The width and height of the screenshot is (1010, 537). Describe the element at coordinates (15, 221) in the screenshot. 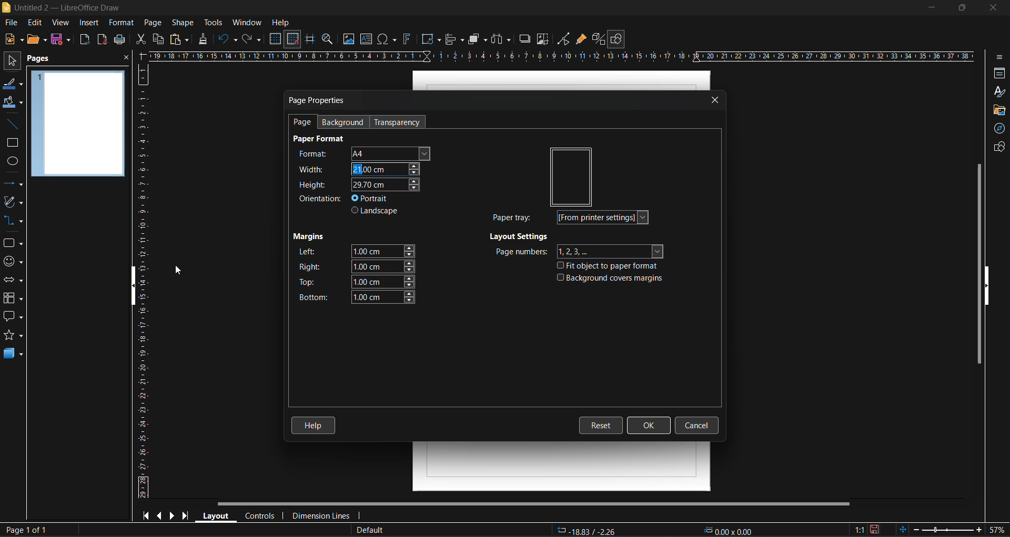

I see `connectors` at that location.